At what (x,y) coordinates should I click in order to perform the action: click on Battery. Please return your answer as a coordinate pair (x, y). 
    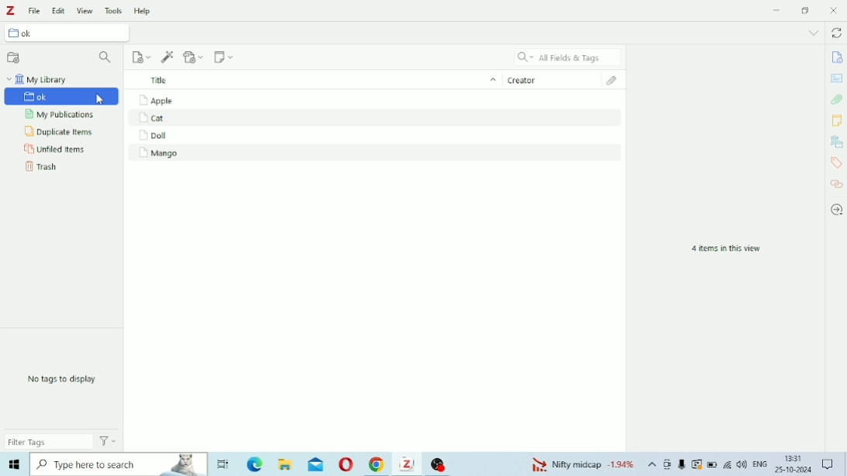
    Looking at the image, I should click on (712, 464).